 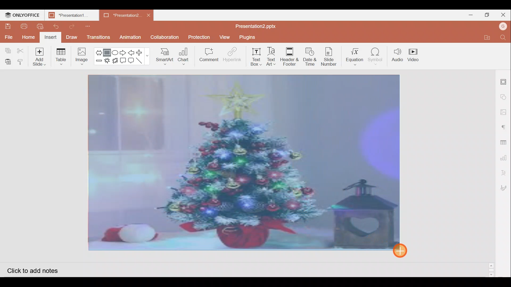 What do you see at coordinates (131, 52) in the screenshot?
I see `Left arrow` at bounding box center [131, 52].